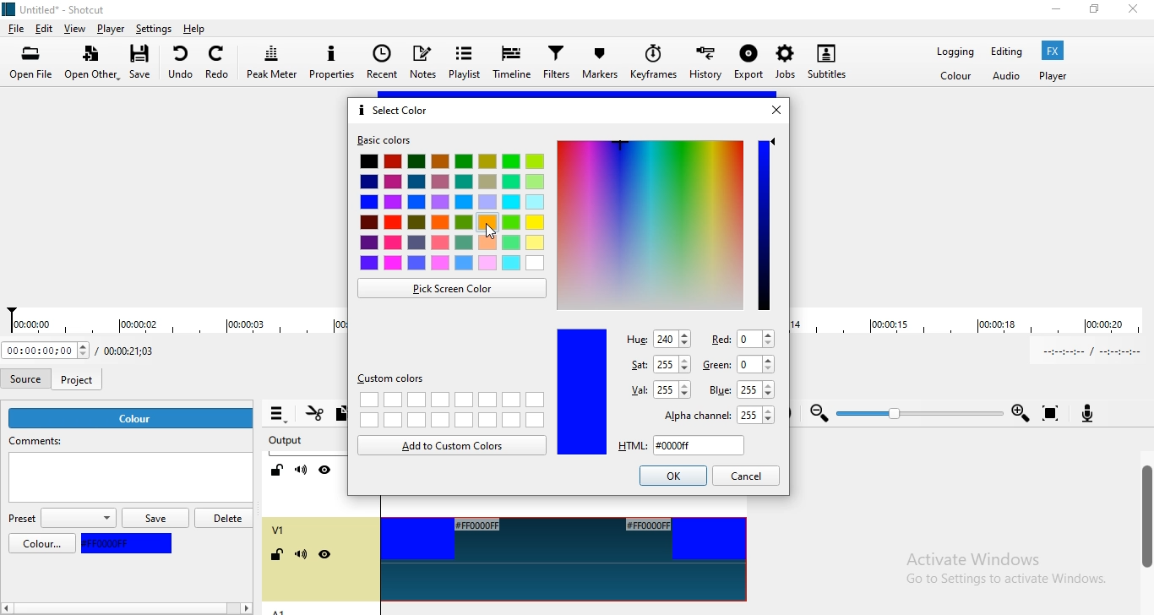 The width and height of the screenshot is (1154, 615). I want to click on project, so click(79, 376).